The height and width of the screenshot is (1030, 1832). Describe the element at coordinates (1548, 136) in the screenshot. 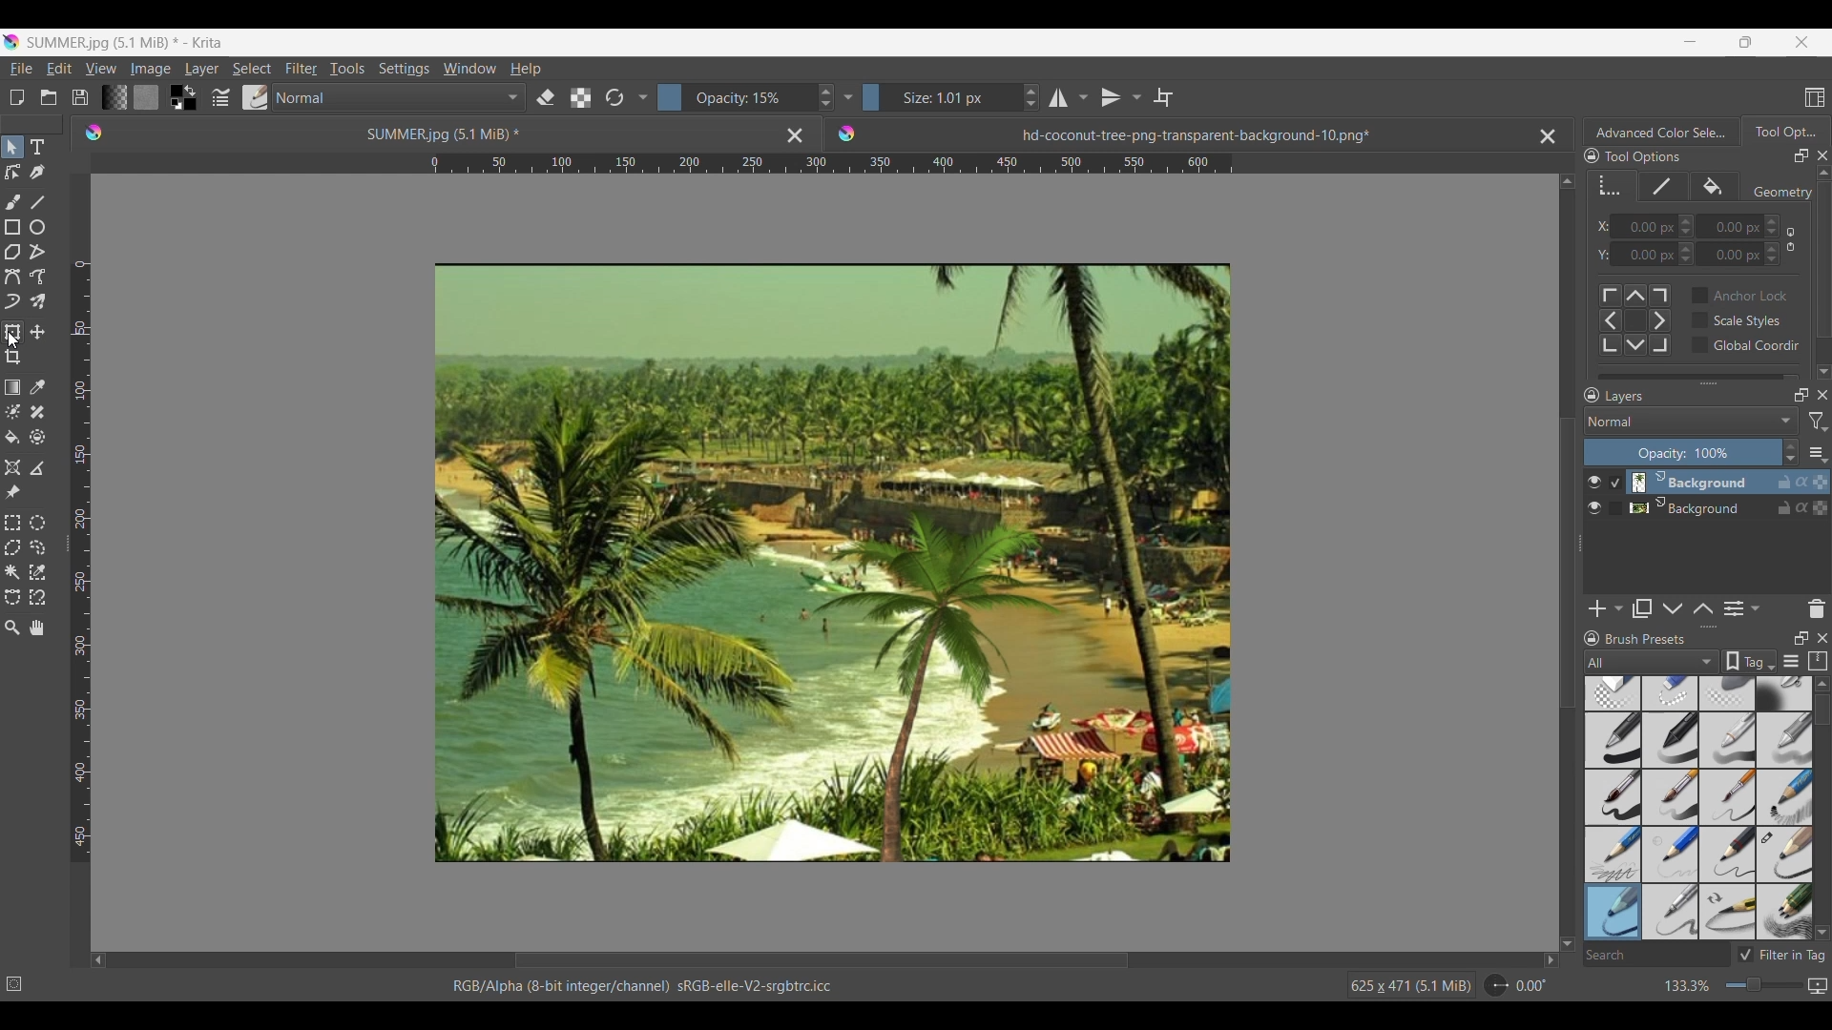

I see `Close tab 2` at that location.